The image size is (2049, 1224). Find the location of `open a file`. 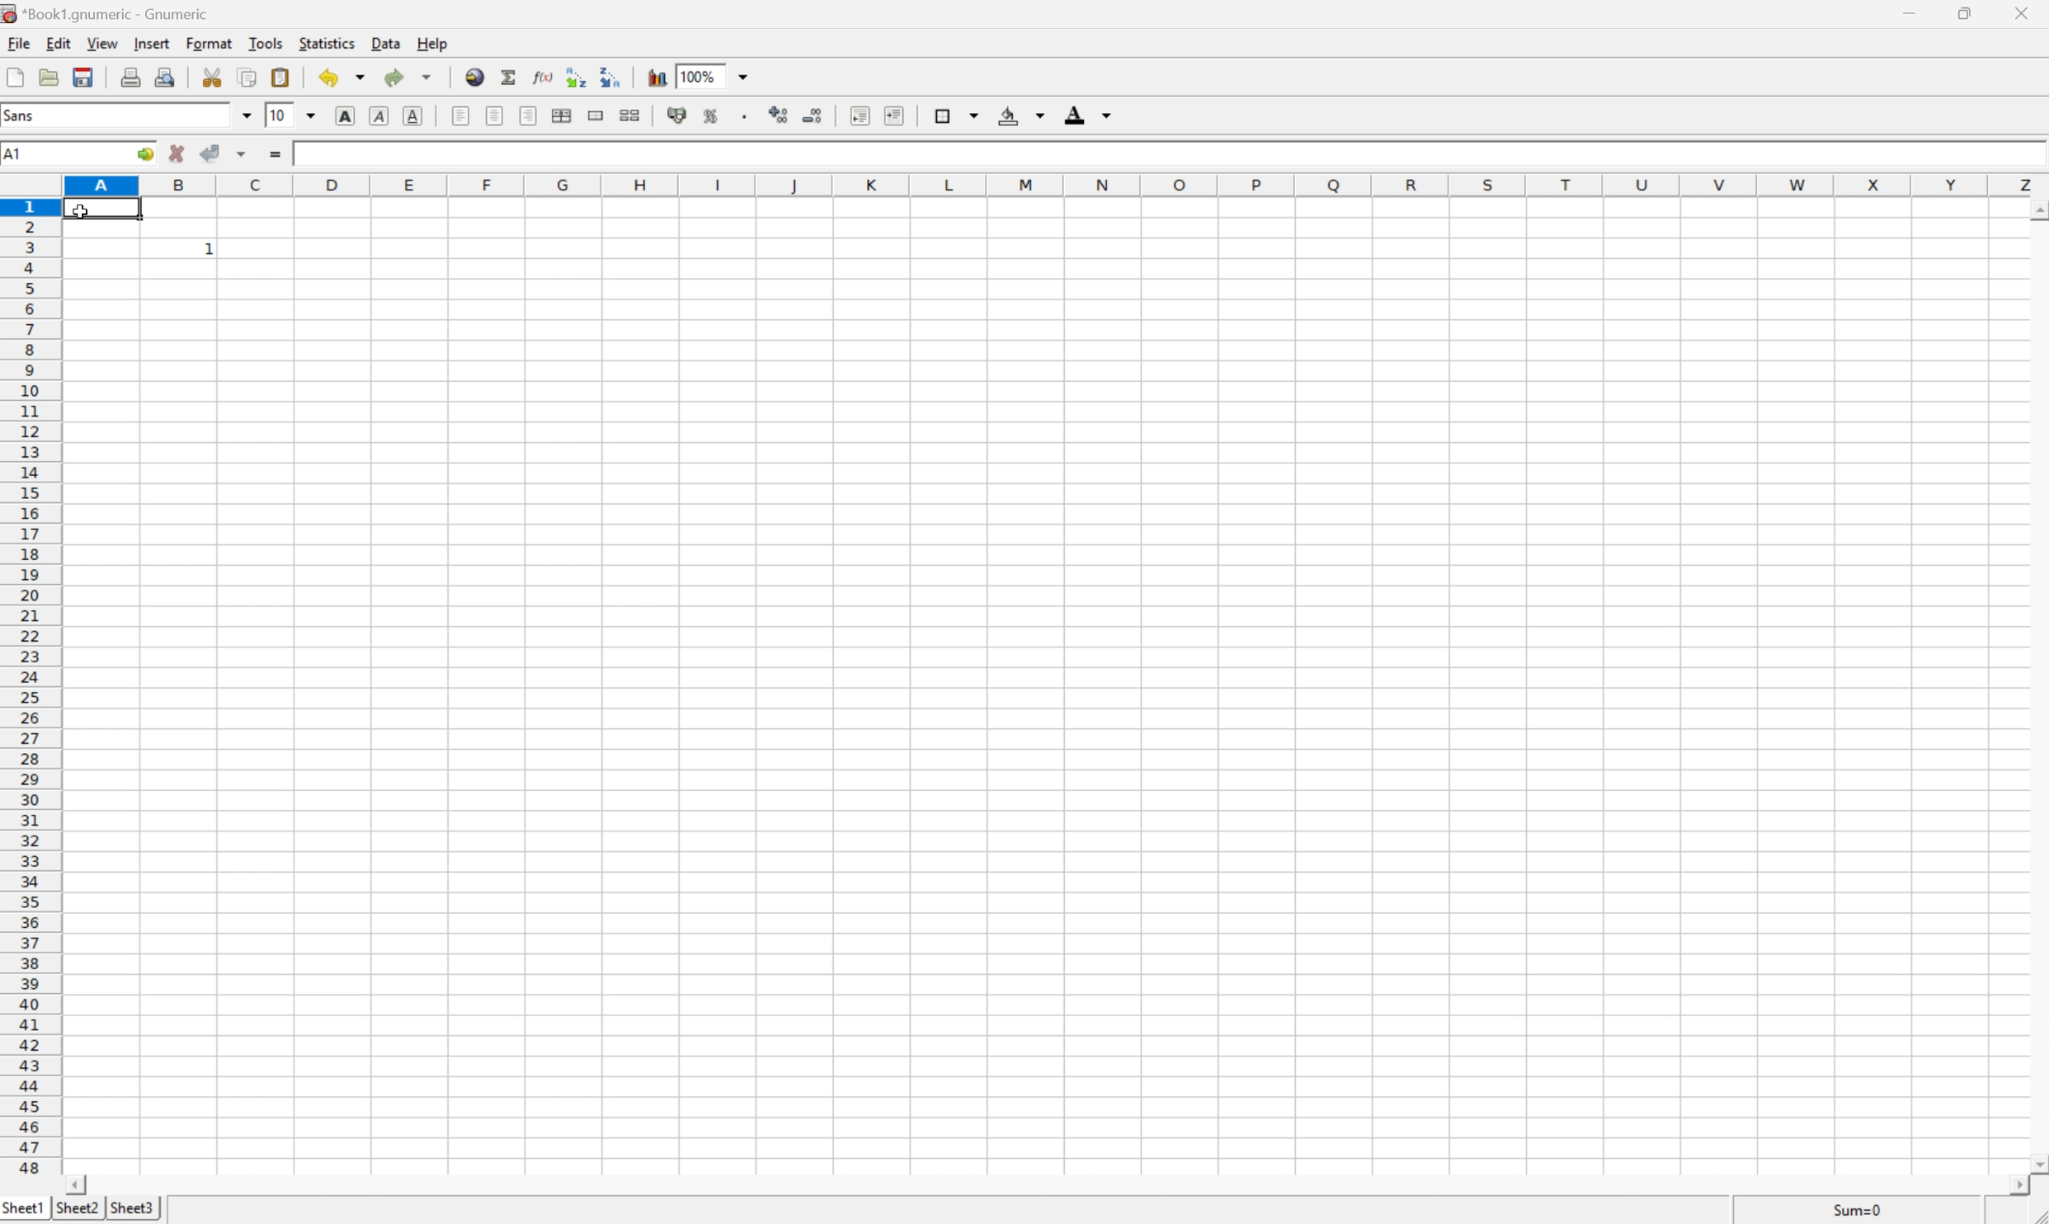

open a file is located at coordinates (47, 79).